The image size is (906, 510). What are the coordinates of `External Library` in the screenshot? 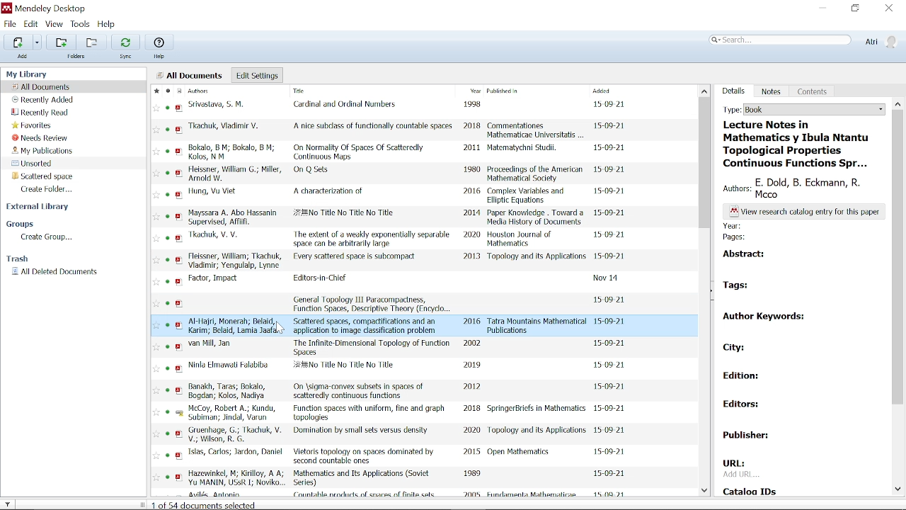 It's located at (40, 208).